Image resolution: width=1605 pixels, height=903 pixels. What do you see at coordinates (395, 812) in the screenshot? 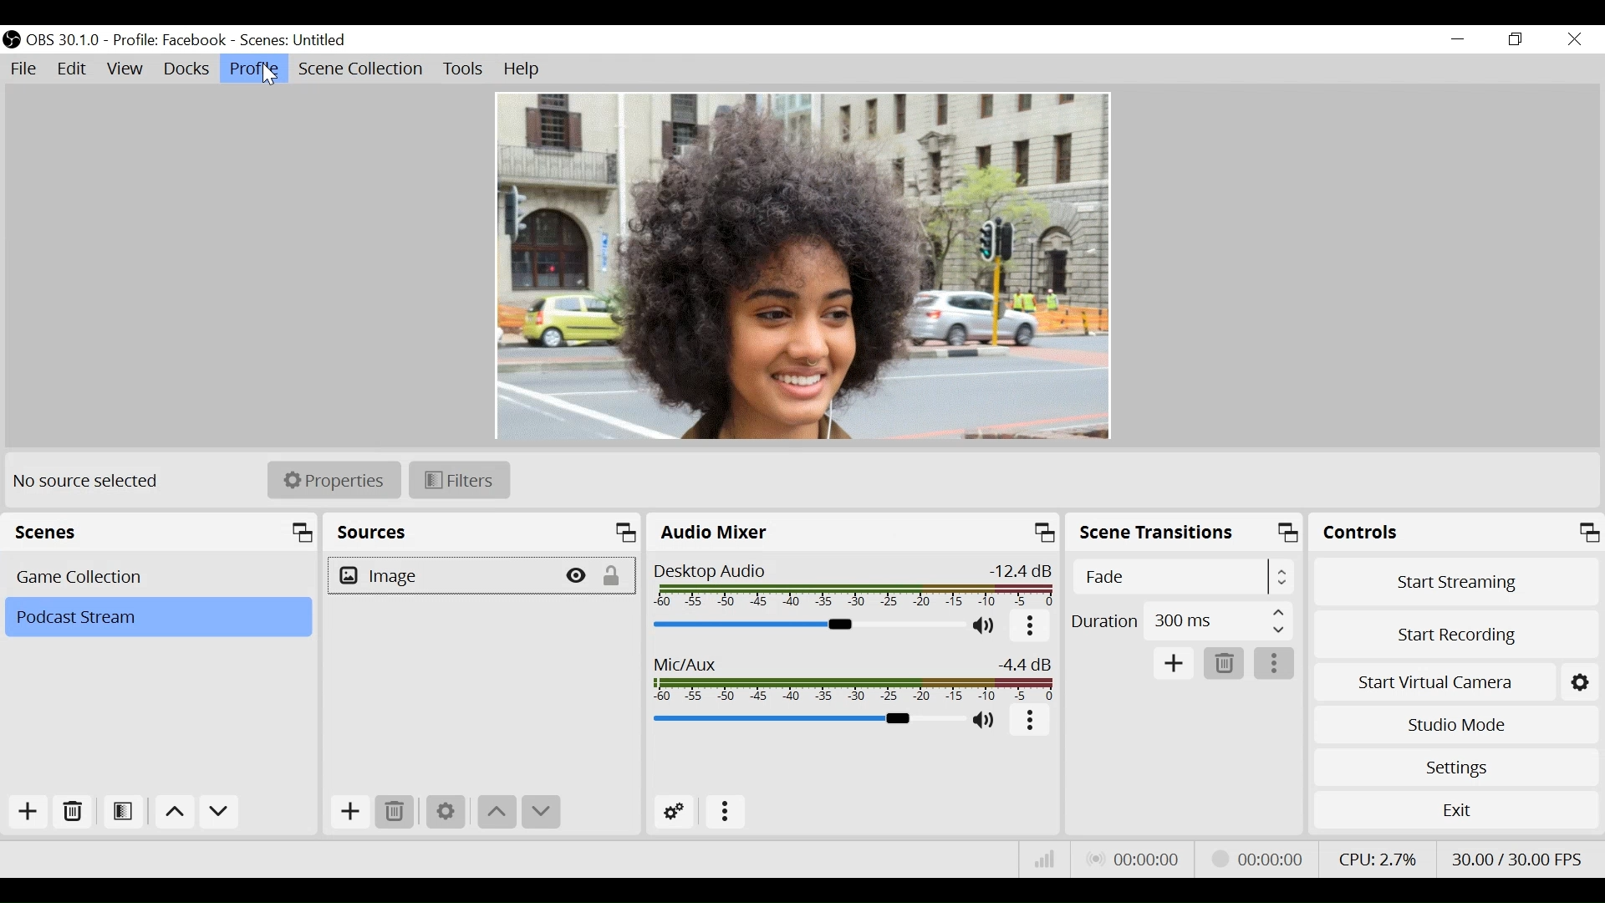
I see `Remove` at bounding box center [395, 812].